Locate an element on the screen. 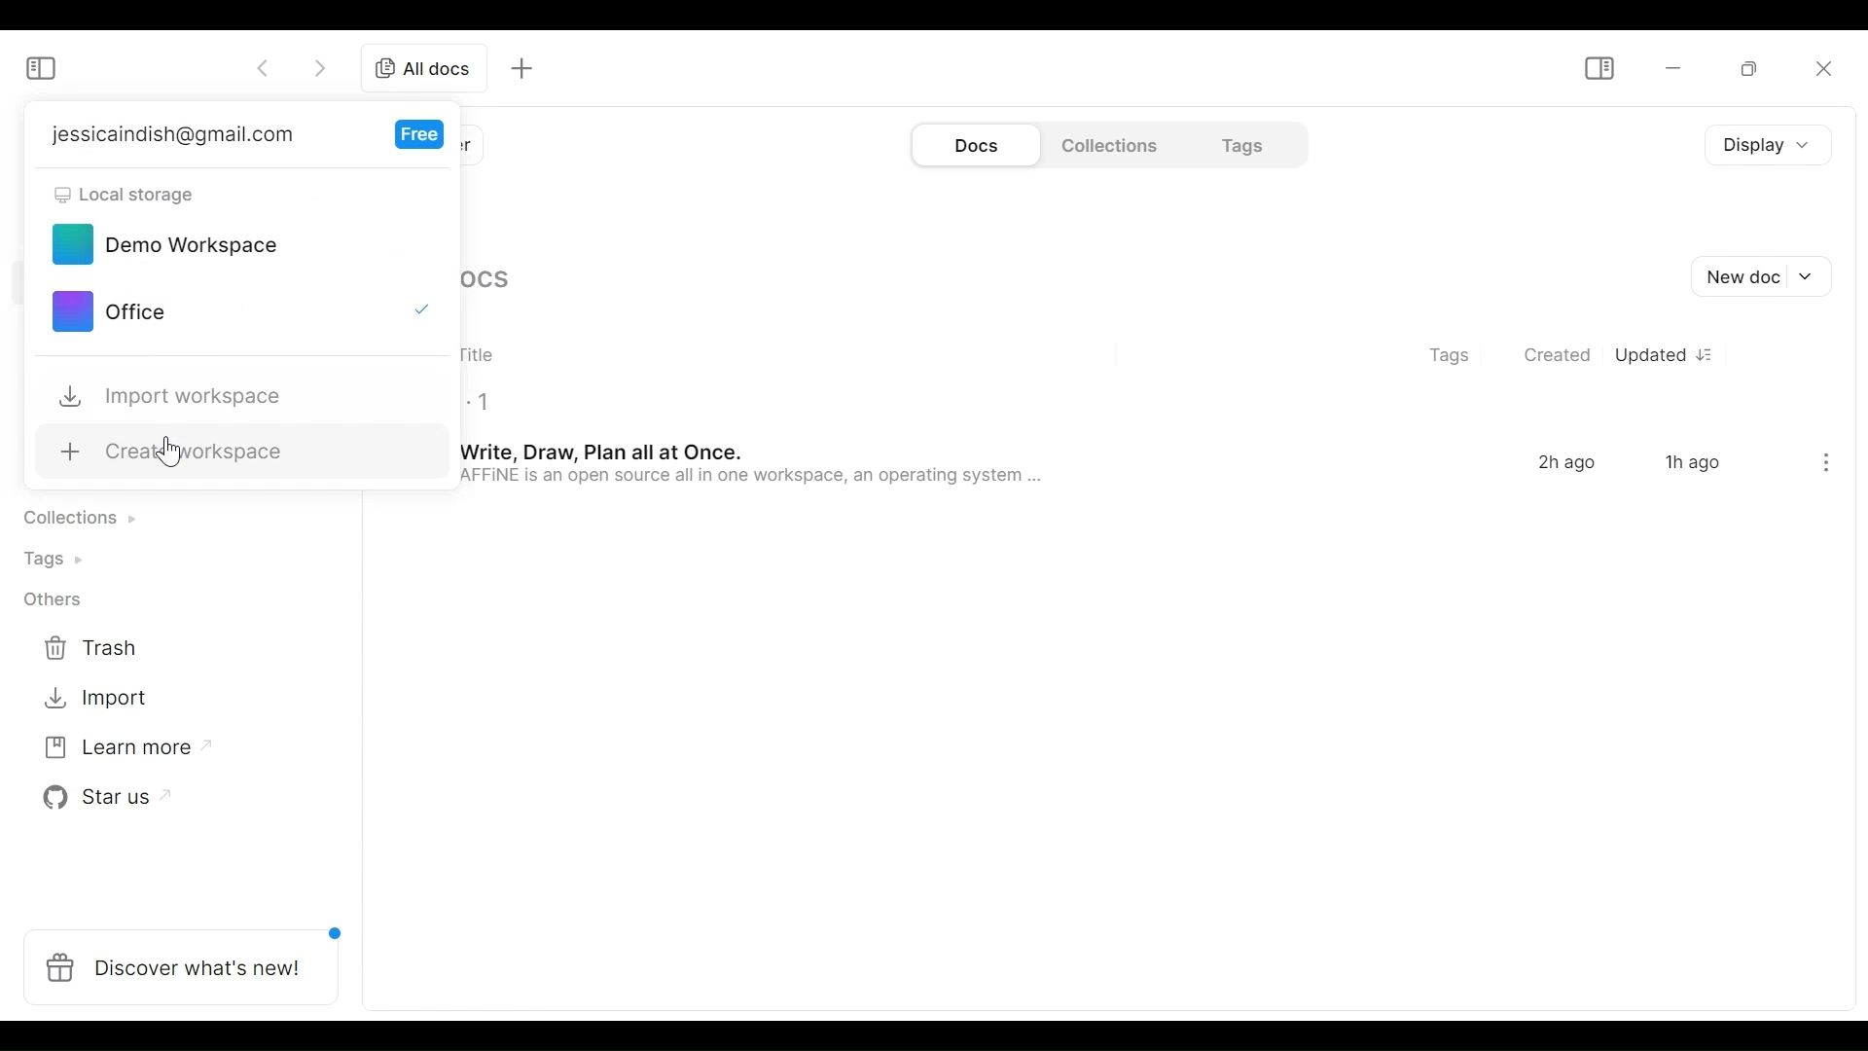 The width and height of the screenshot is (1868, 1051). Contributions is located at coordinates (70, 517).